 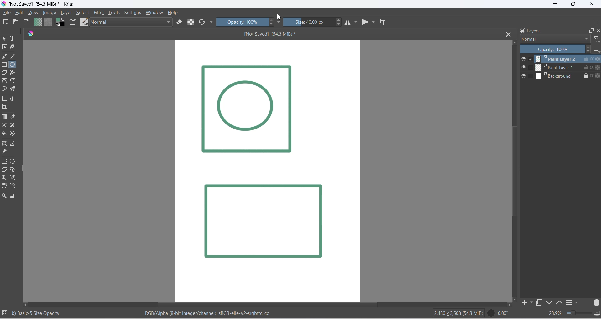 What do you see at coordinates (519, 170) in the screenshot?
I see `scrollbar` at bounding box center [519, 170].